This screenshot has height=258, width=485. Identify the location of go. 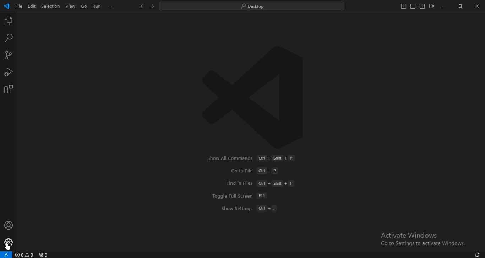
(84, 7).